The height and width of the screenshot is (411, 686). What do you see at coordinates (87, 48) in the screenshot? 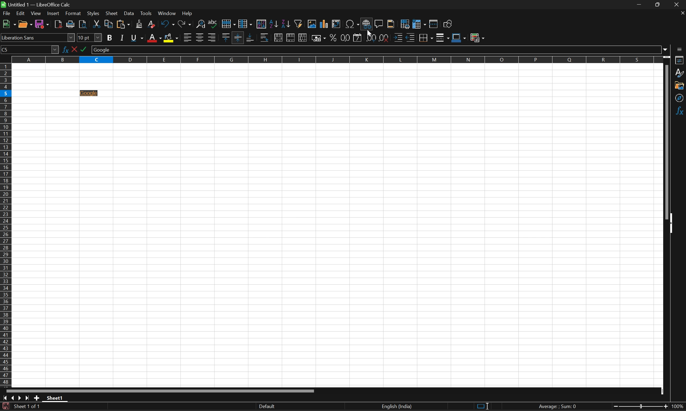
I see `Select formula` at bounding box center [87, 48].